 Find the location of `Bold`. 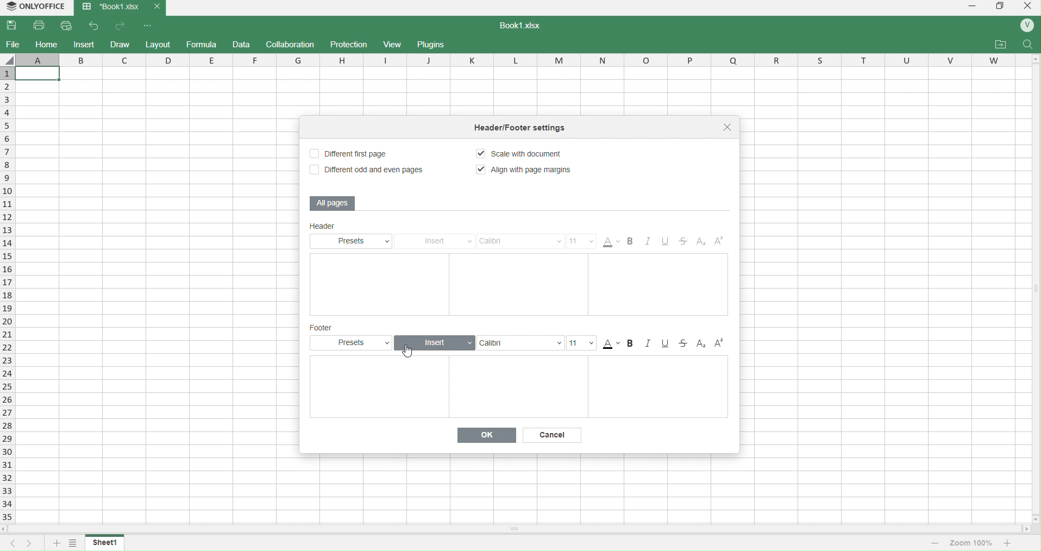

Bold is located at coordinates (634, 343).